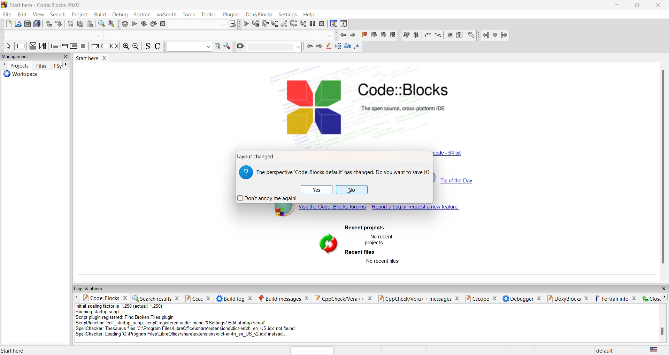 This screenshot has width=669, height=355. I want to click on default, so click(604, 351).